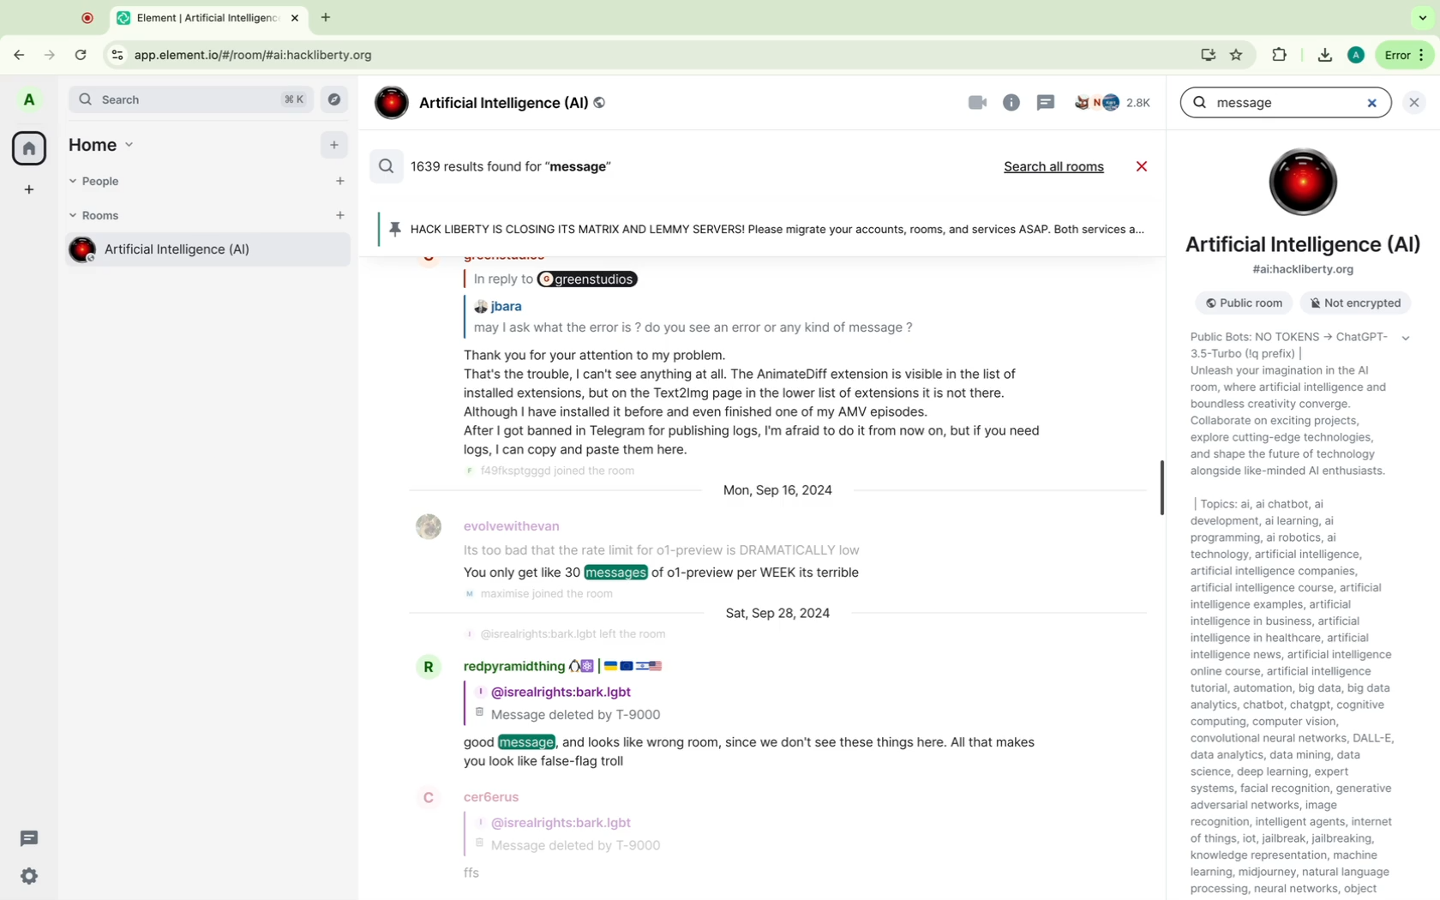  Describe the element at coordinates (492, 104) in the screenshot. I see `group name` at that location.